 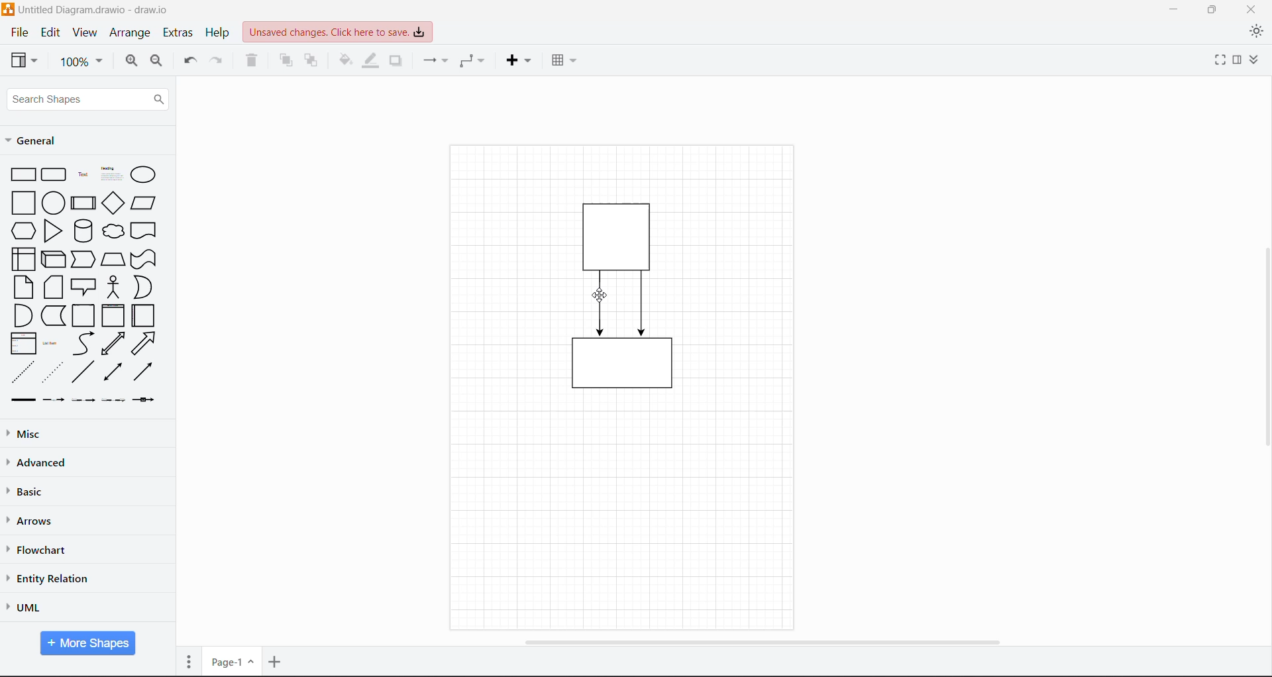 I want to click on Undo, so click(x=188, y=62).